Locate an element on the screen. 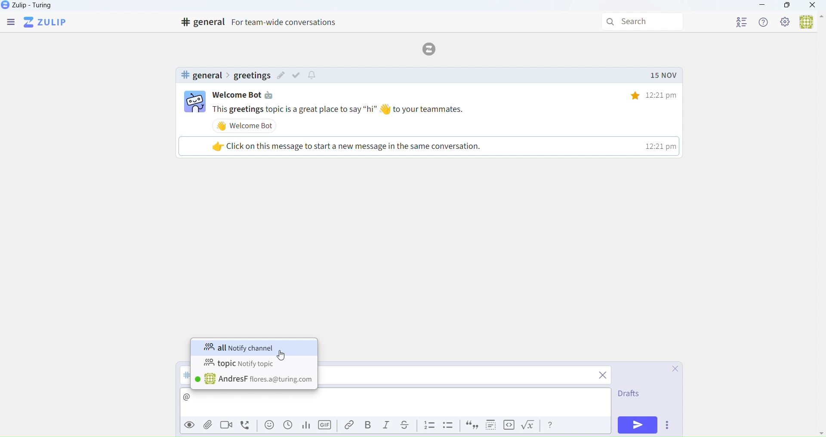 Image resolution: width=826 pixels, height=437 pixels. close is located at coordinates (604, 376).